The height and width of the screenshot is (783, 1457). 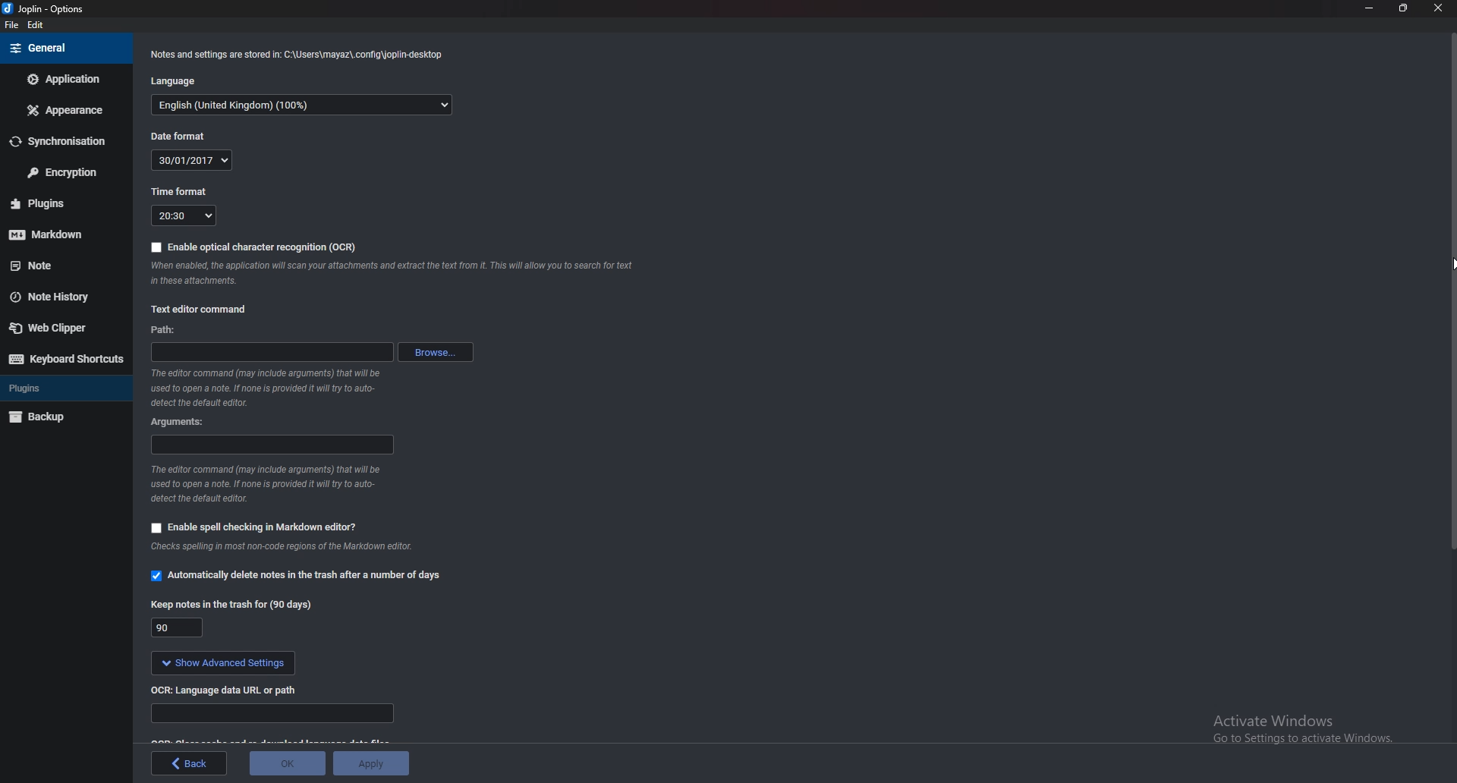 I want to click on Show advanced settings, so click(x=222, y=662).